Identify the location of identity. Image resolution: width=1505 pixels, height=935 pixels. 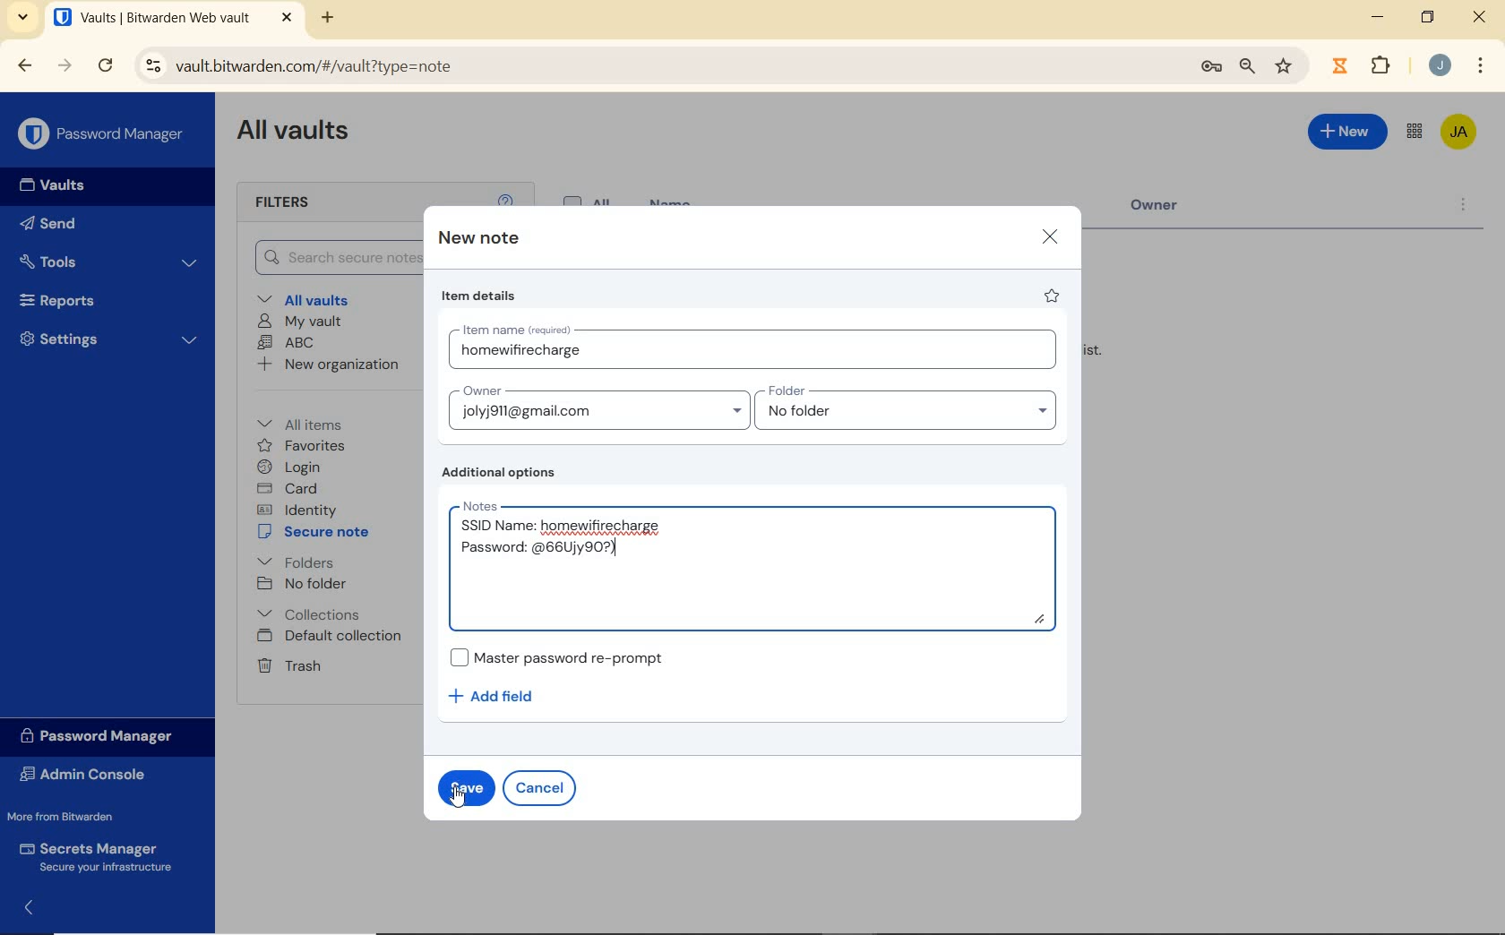
(297, 509).